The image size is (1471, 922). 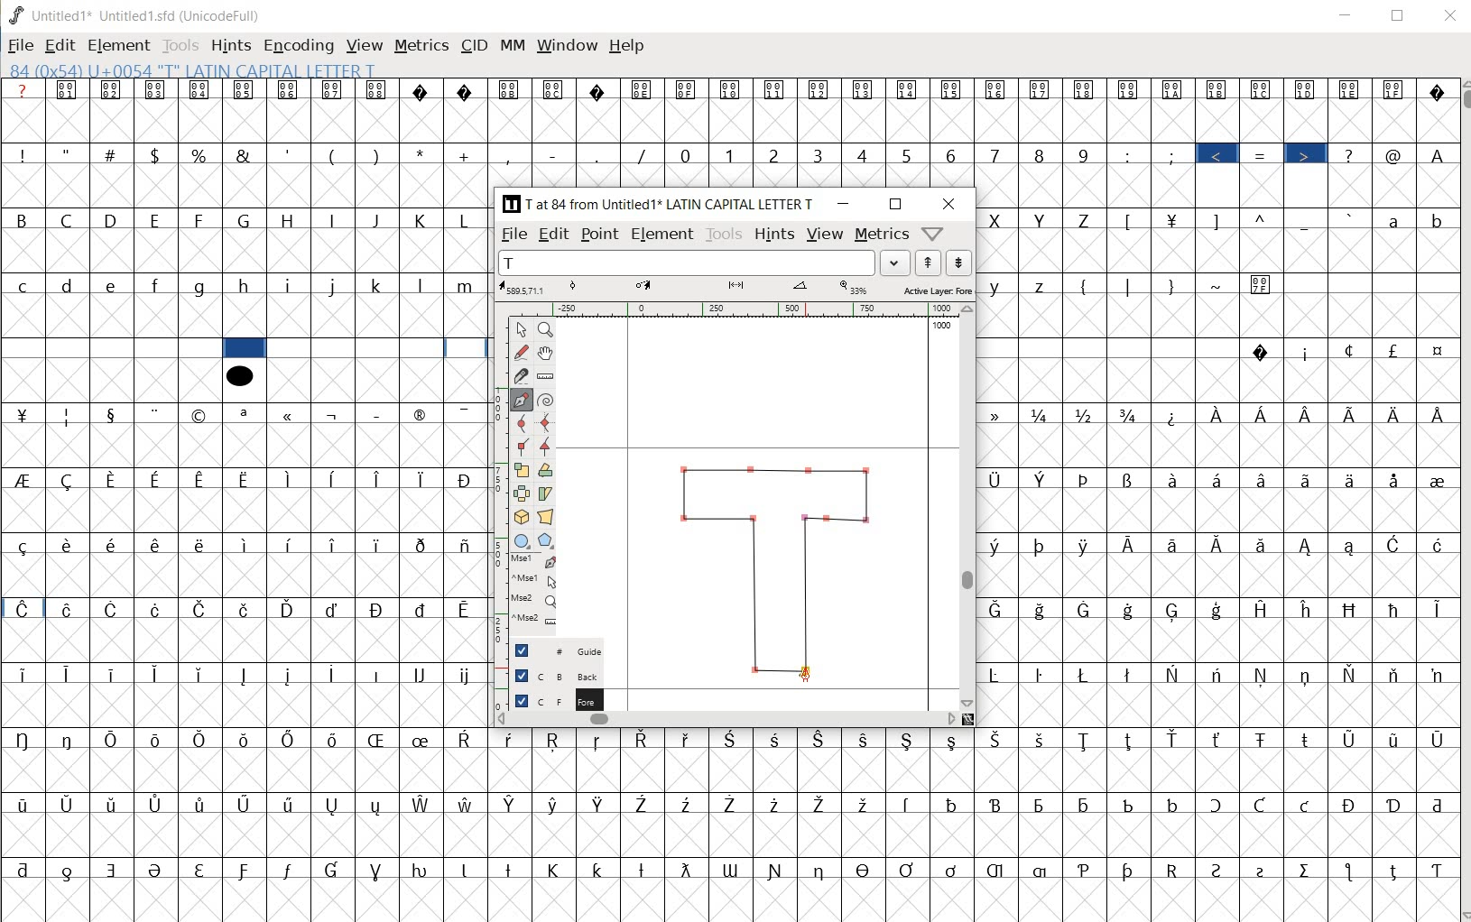 What do you see at coordinates (245, 348) in the screenshot?
I see `cell selected` at bounding box center [245, 348].